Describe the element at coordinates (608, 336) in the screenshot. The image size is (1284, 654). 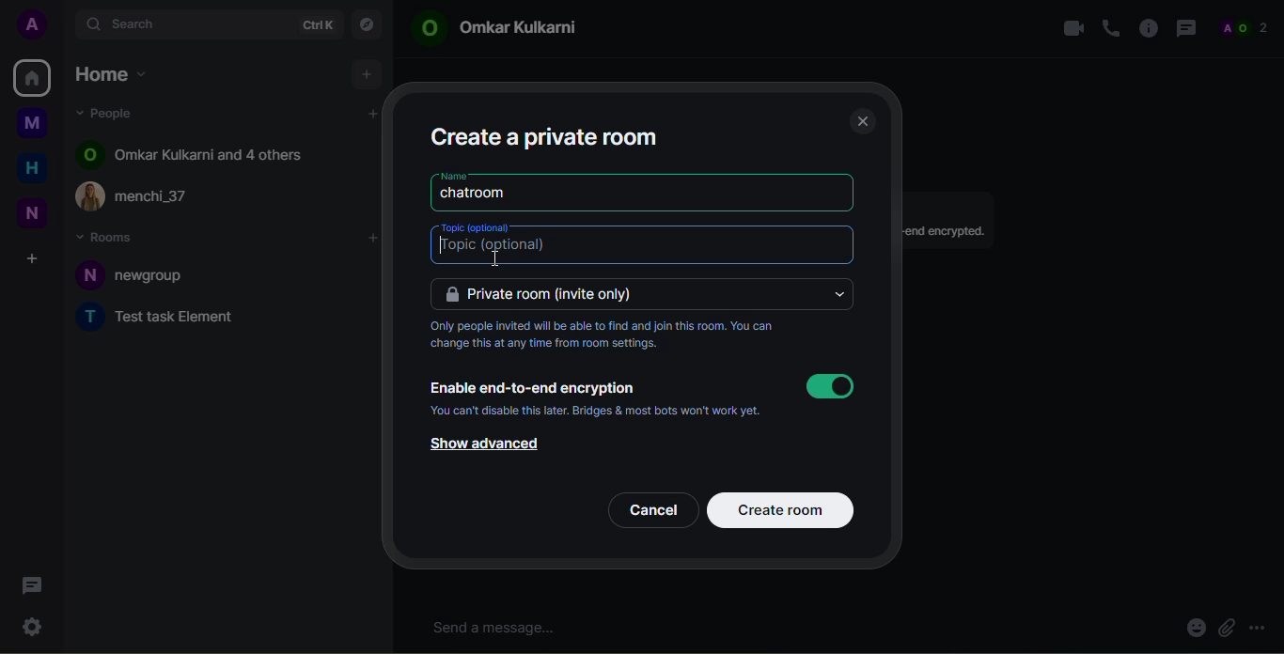
I see `Only people invited will be able to find and join this room. You can
change this at any time from room settings.` at that location.